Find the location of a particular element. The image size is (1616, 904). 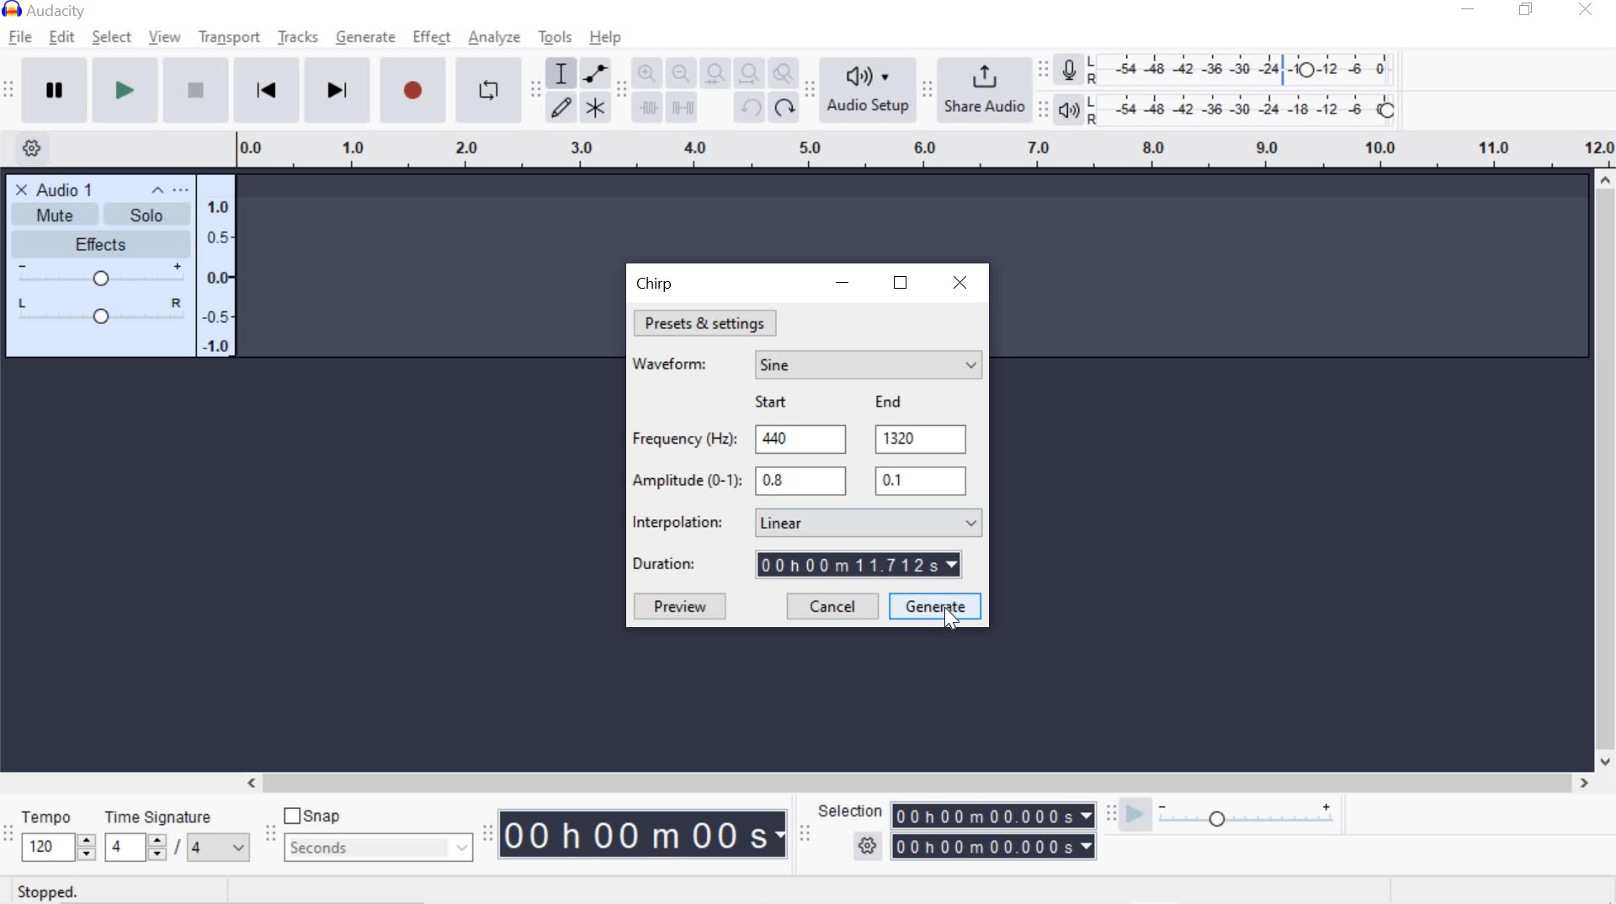

Snapping Toolbar is located at coordinates (272, 835).